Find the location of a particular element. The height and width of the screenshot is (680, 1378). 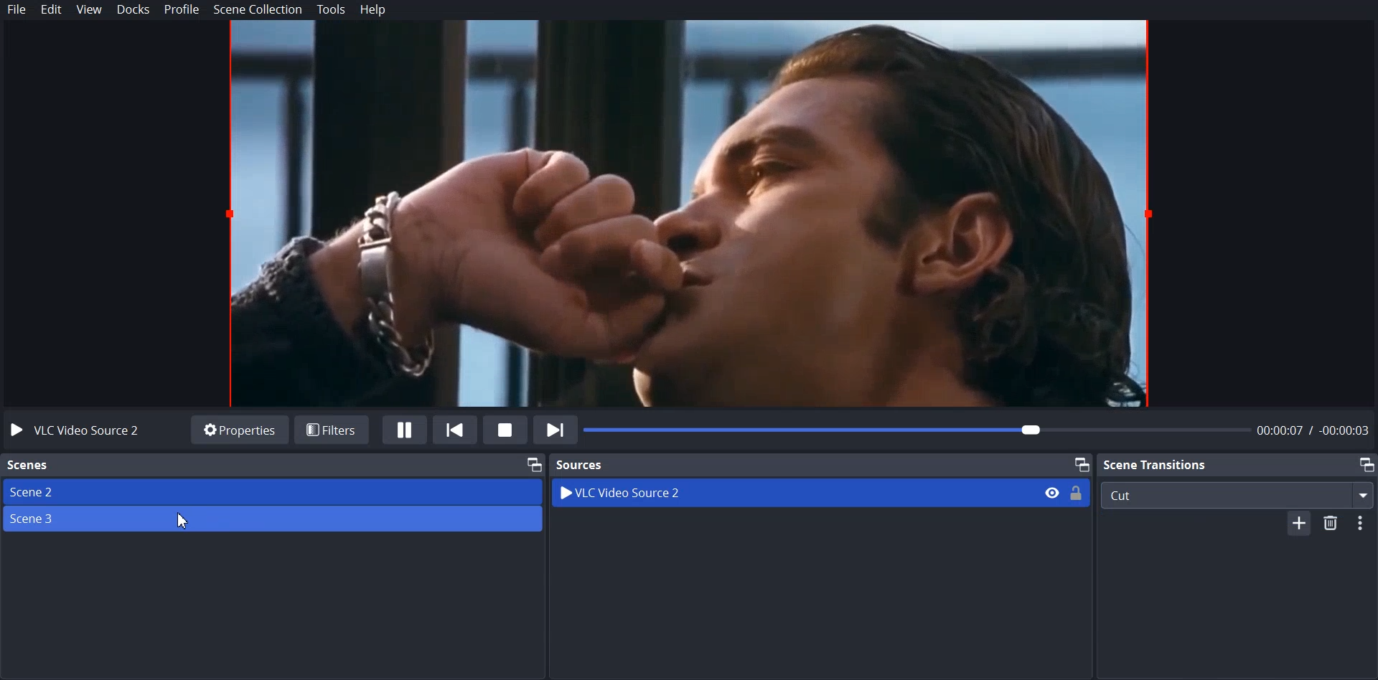

Maximize window is located at coordinates (533, 463).